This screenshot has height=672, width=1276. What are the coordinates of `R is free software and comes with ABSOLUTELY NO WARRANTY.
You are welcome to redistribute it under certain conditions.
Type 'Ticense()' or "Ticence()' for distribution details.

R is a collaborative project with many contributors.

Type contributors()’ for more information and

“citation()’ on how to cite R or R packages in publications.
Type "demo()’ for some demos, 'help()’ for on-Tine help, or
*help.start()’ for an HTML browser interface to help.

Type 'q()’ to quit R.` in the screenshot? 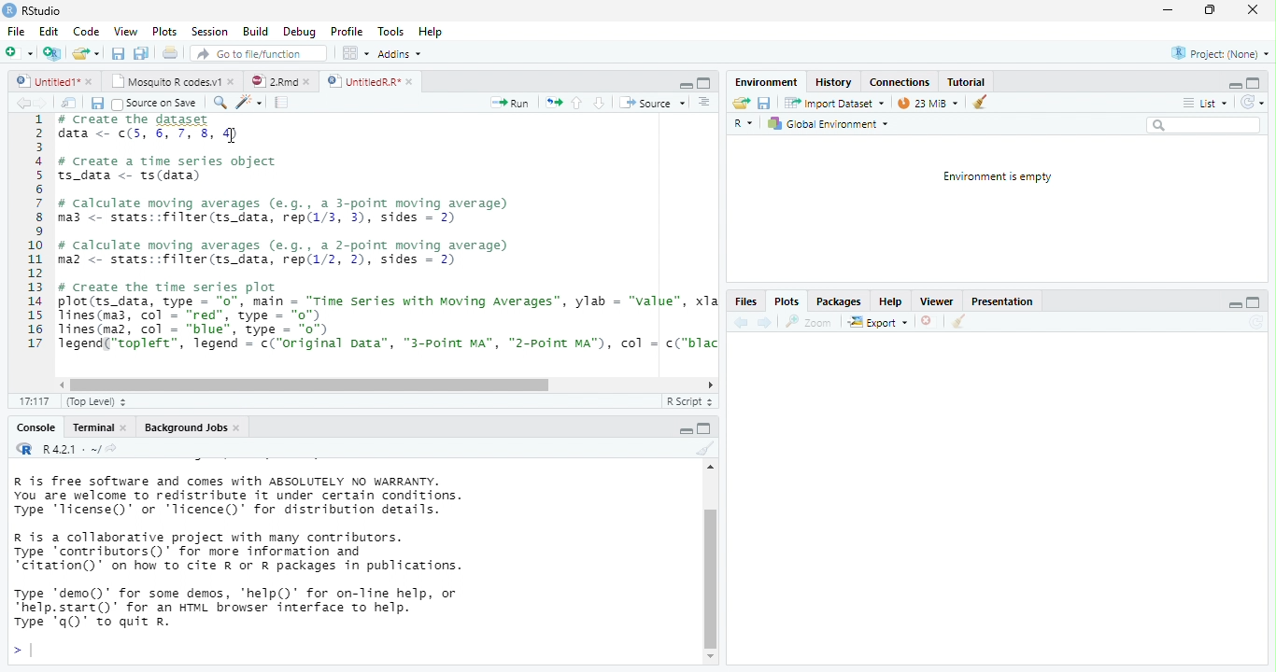 It's located at (318, 552).